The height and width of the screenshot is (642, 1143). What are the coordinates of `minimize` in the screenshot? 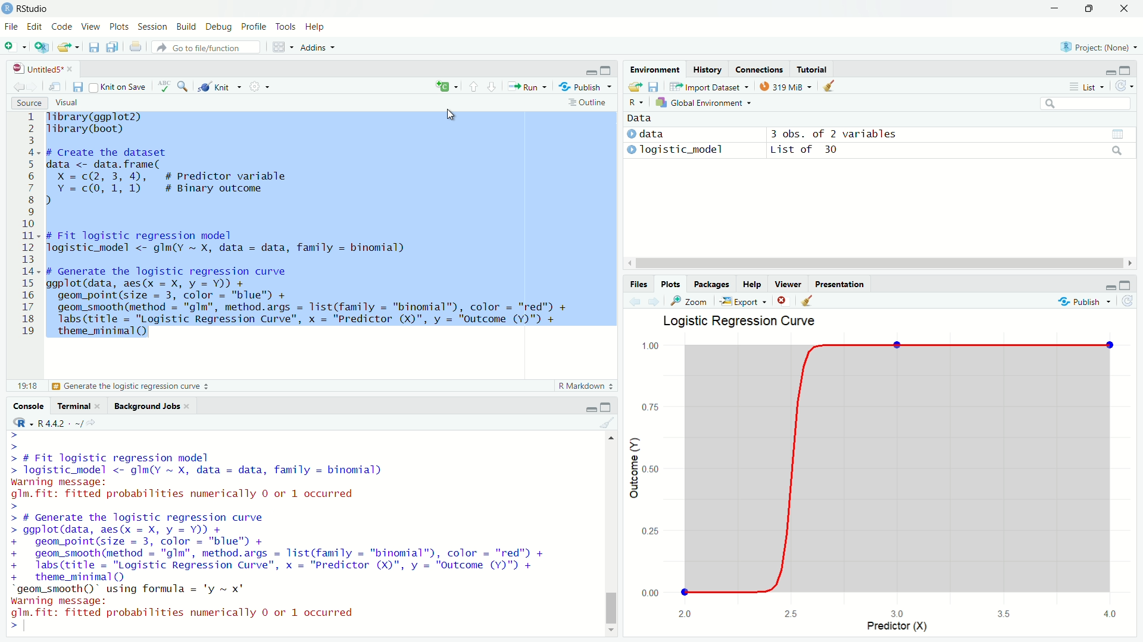 It's located at (591, 408).